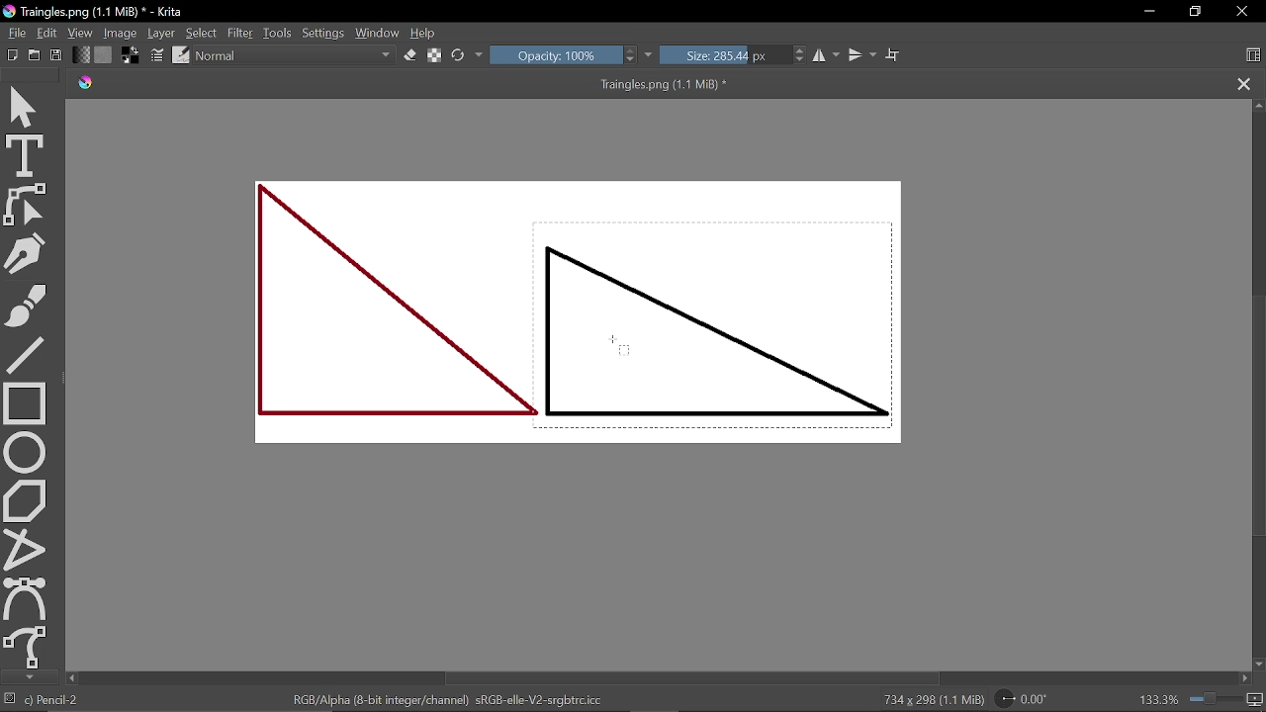  I want to click on Cursor, so click(625, 346).